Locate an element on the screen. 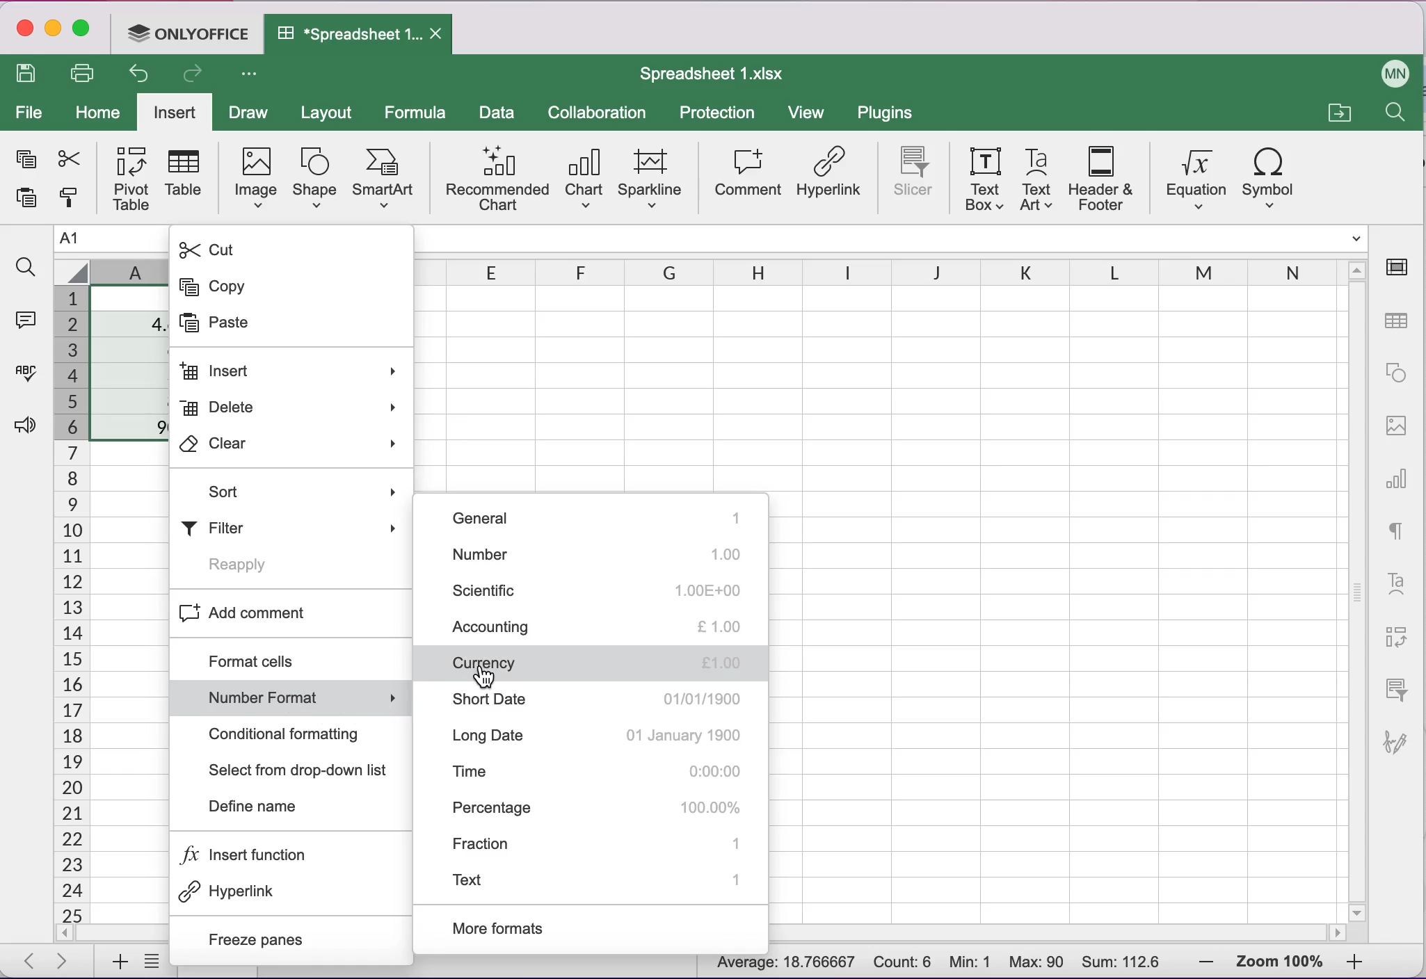 This screenshot has height=979, width=1426. feedback and support is located at coordinates (24, 423).